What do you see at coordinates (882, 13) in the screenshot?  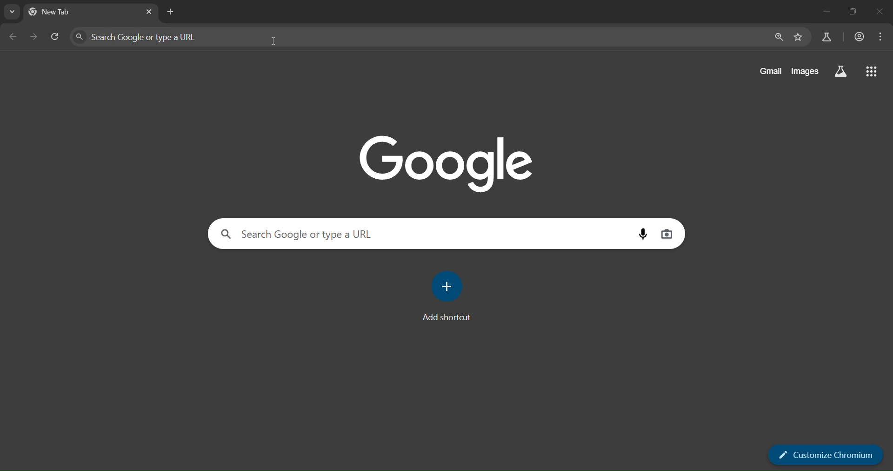 I see `close` at bounding box center [882, 13].